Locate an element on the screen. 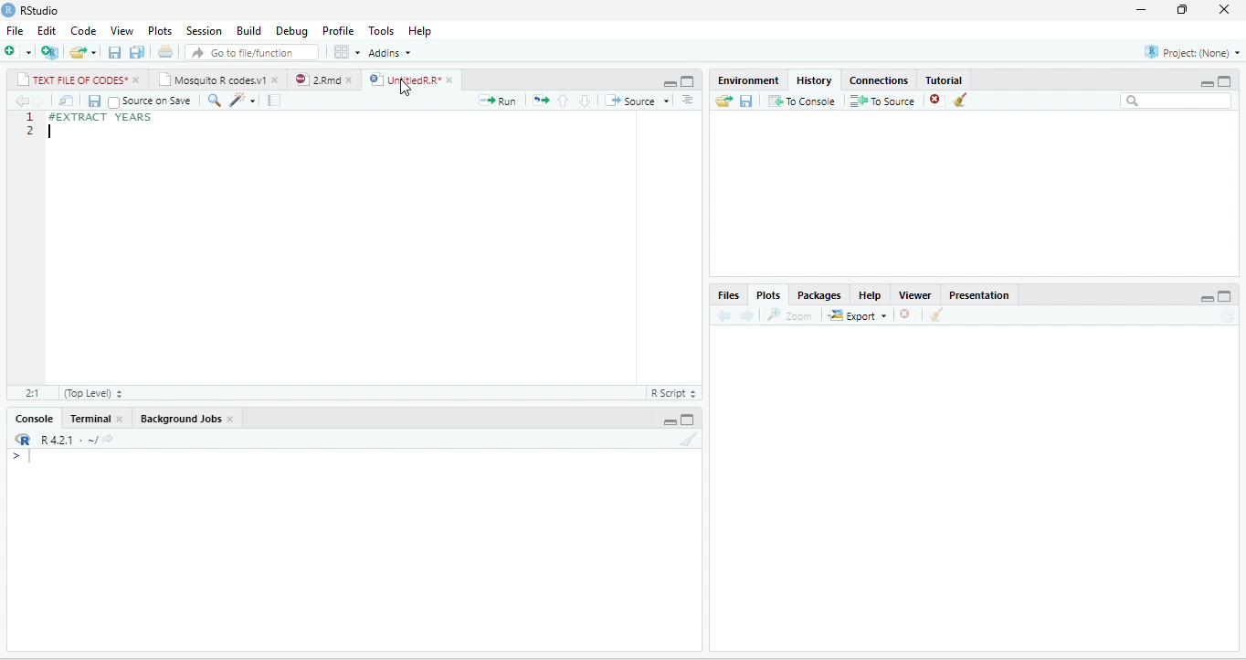 The width and height of the screenshot is (1246, 660). To Console is located at coordinates (801, 101).